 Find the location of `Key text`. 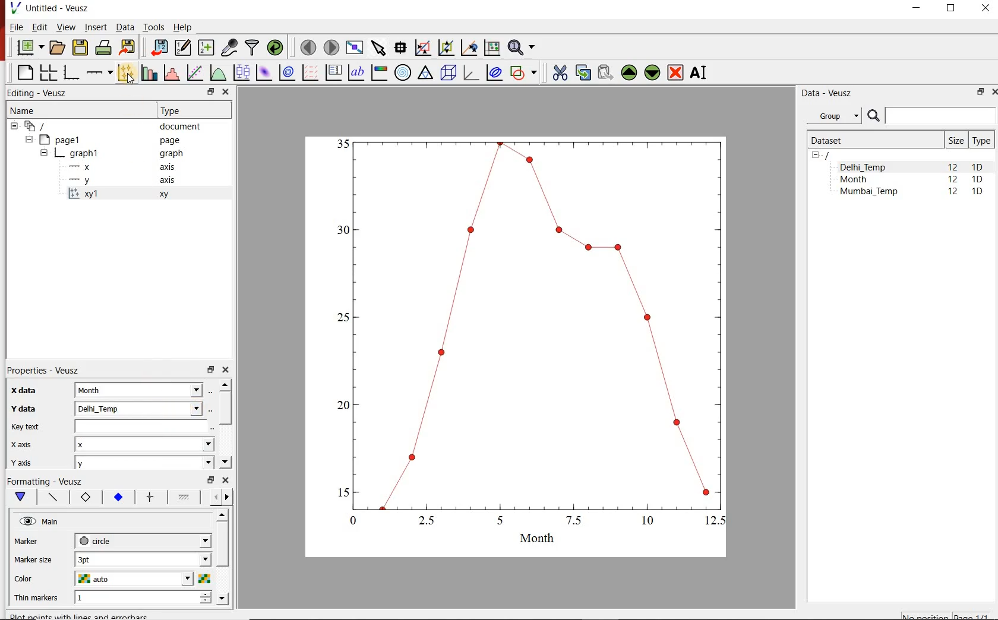

Key text is located at coordinates (24, 428).